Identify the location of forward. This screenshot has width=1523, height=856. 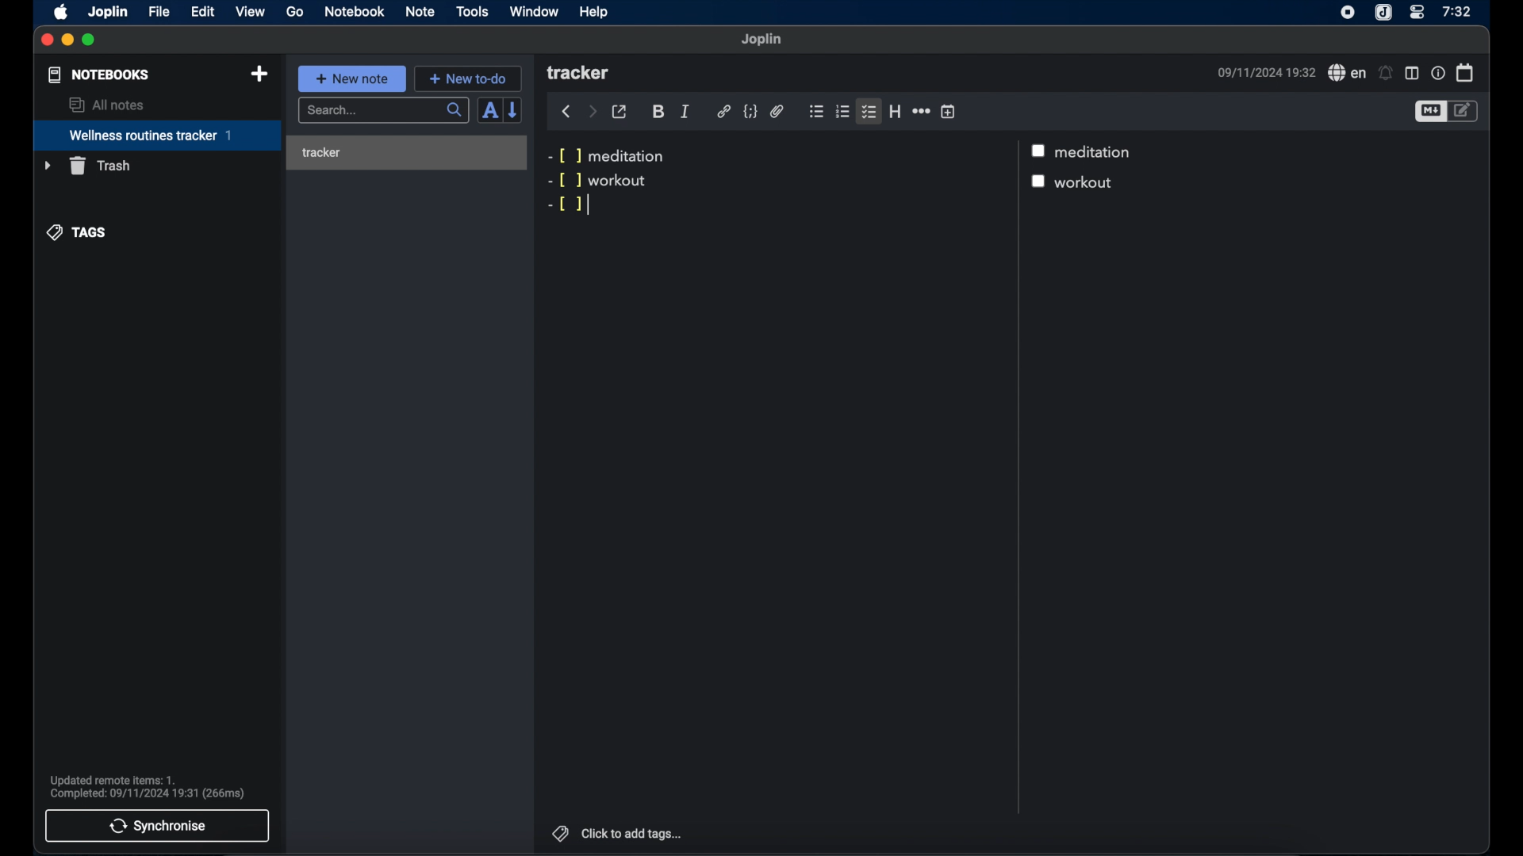
(592, 111).